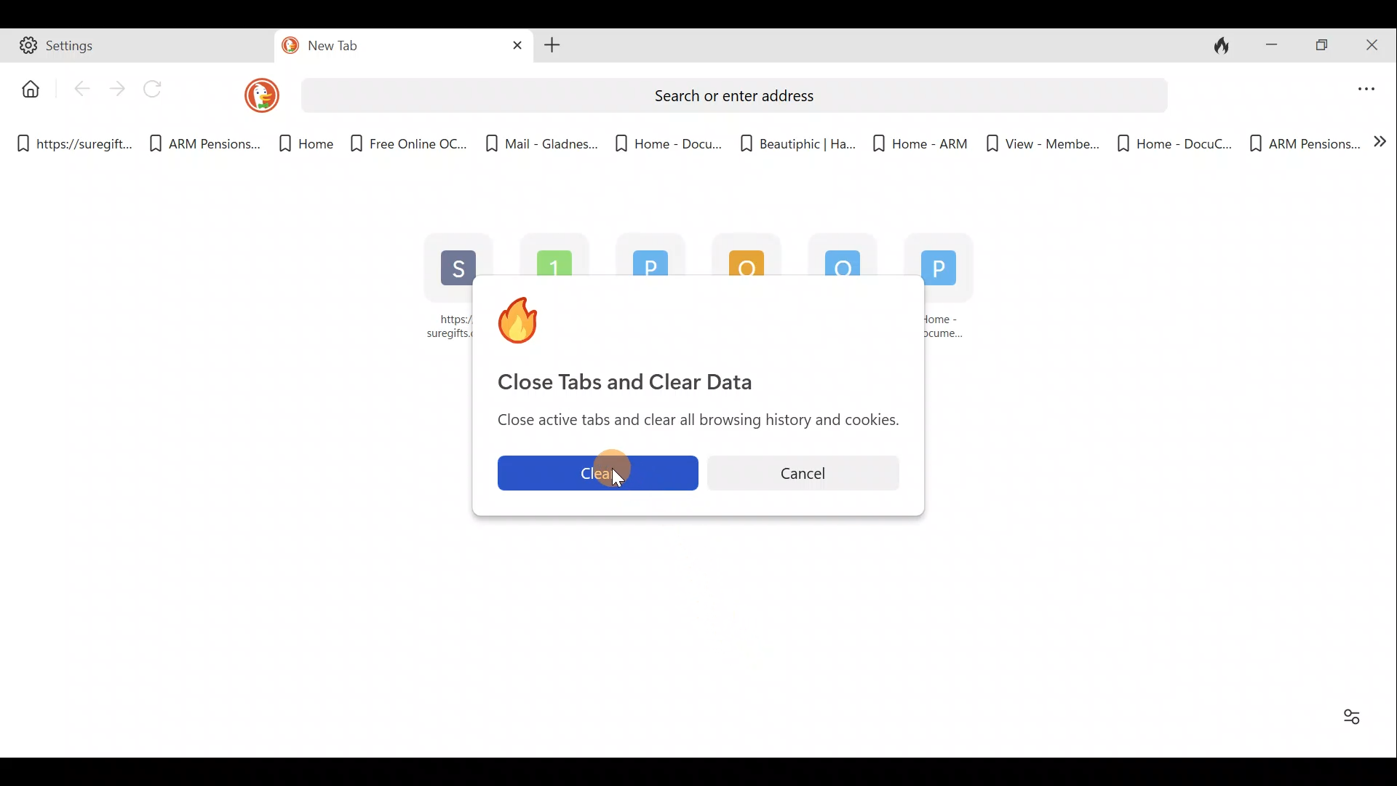 This screenshot has width=1397, height=786. Describe the element at coordinates (1225, 46) in the screenshot. I see `Close tabs and clear data` at that location.